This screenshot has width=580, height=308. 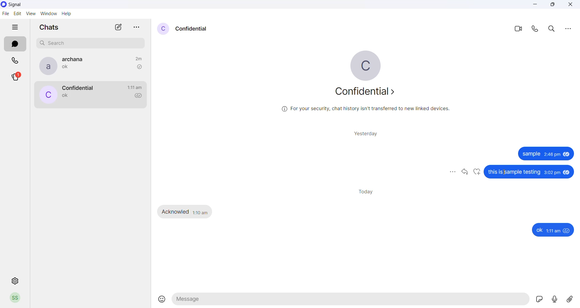 I want to click on emojis, so click(x=162, y=300).